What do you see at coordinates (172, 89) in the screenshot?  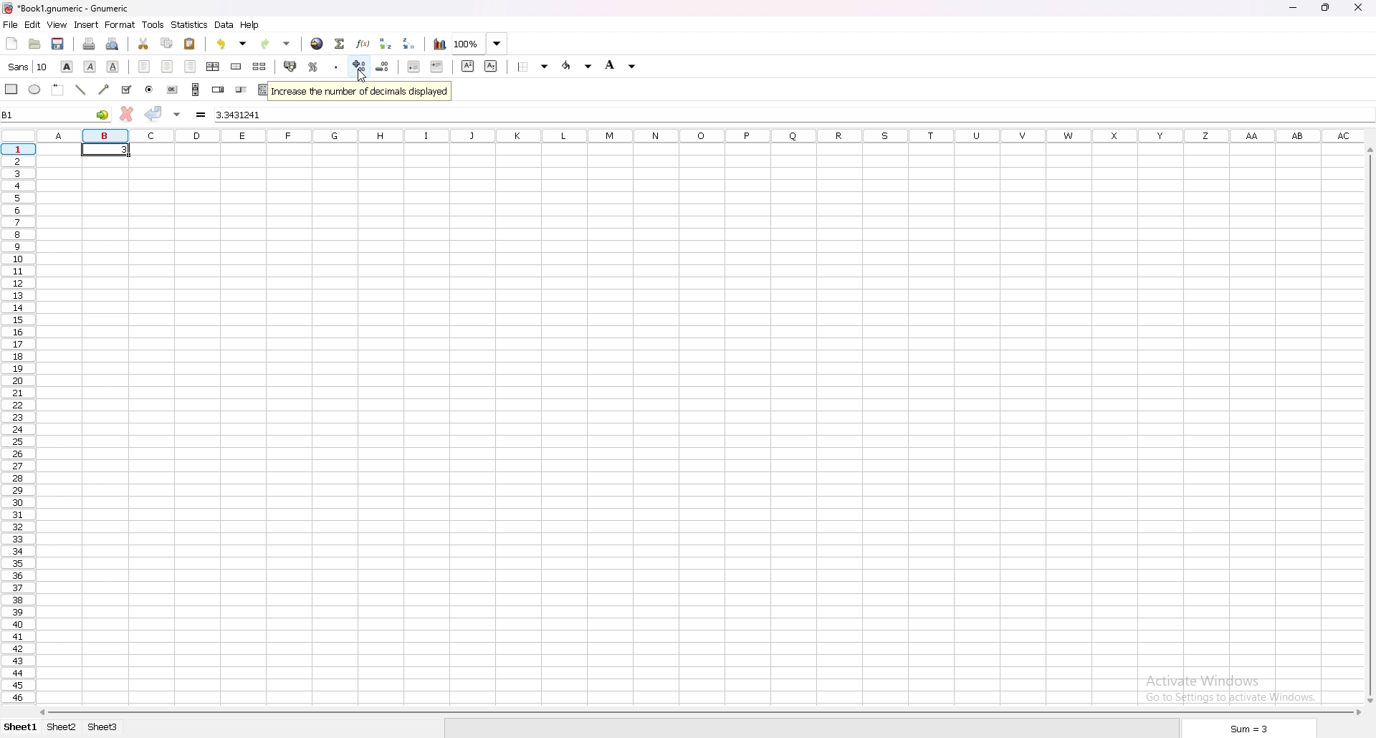 I see `button` at bounding box center [172, 89].